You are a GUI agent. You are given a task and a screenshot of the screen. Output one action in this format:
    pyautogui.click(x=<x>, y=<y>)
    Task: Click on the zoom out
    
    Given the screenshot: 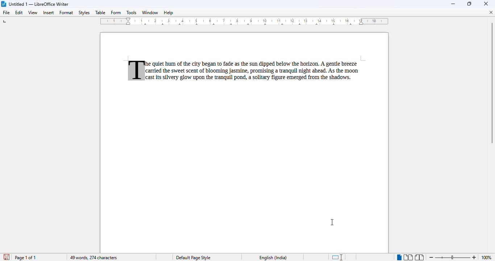 What is the action you would take?
    pyautogui.click(x=432, y=257)
    